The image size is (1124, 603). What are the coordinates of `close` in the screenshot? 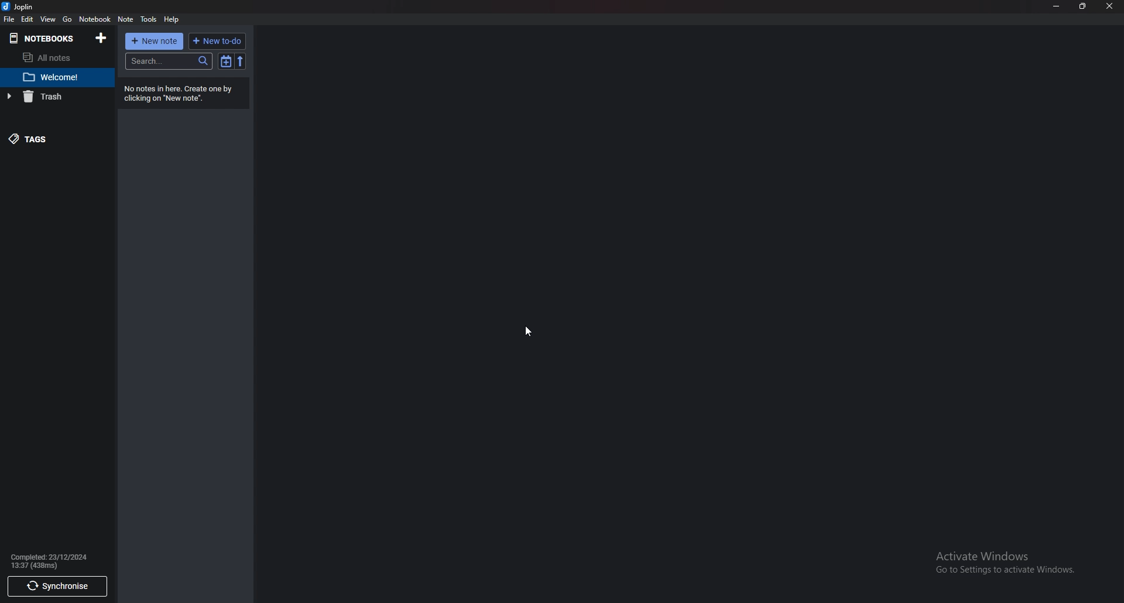 It's located at (1108, 6).